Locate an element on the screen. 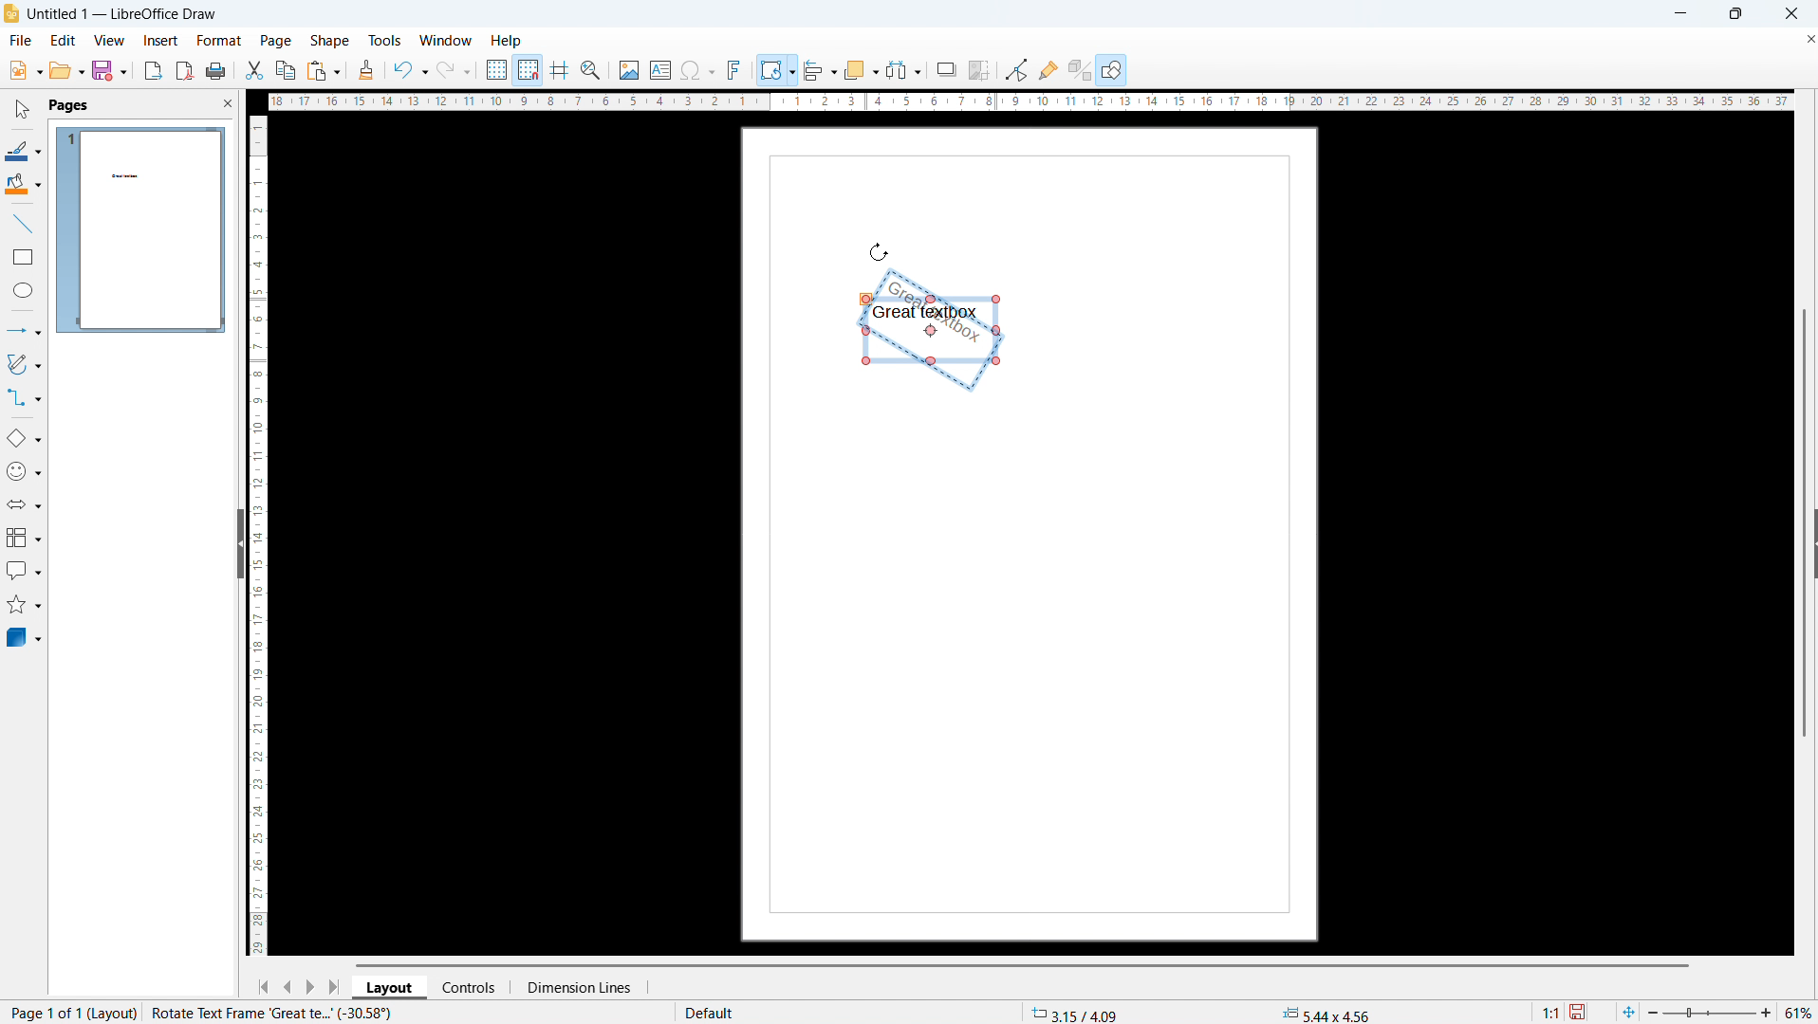  dimension lines is located at coordinates (577, 986).